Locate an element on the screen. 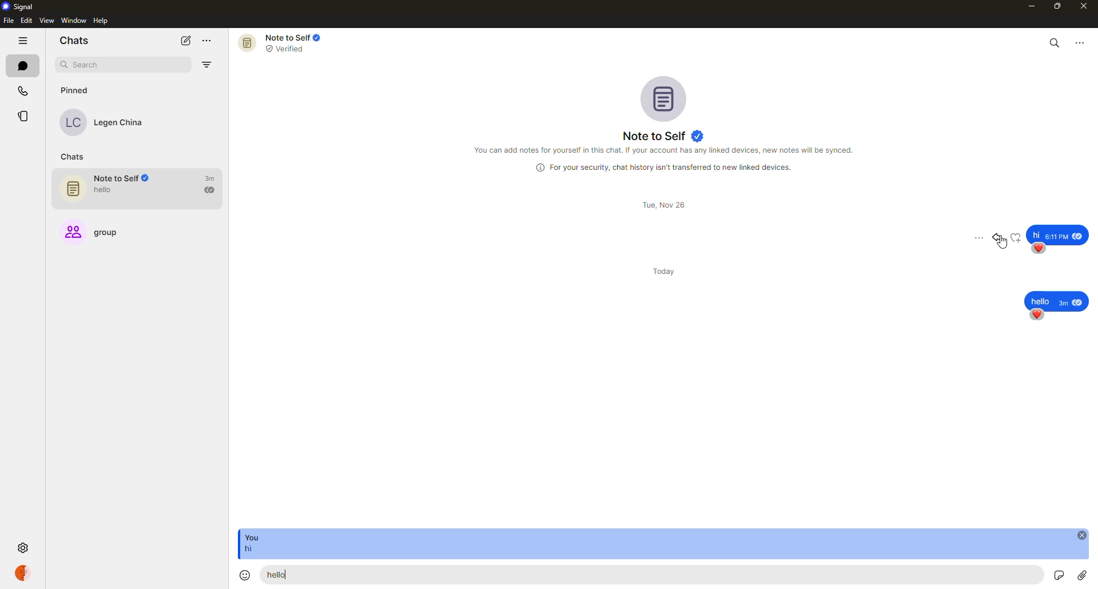 This screenshot has height=589, width=1098. new chat is located at coordinates (186, 40).